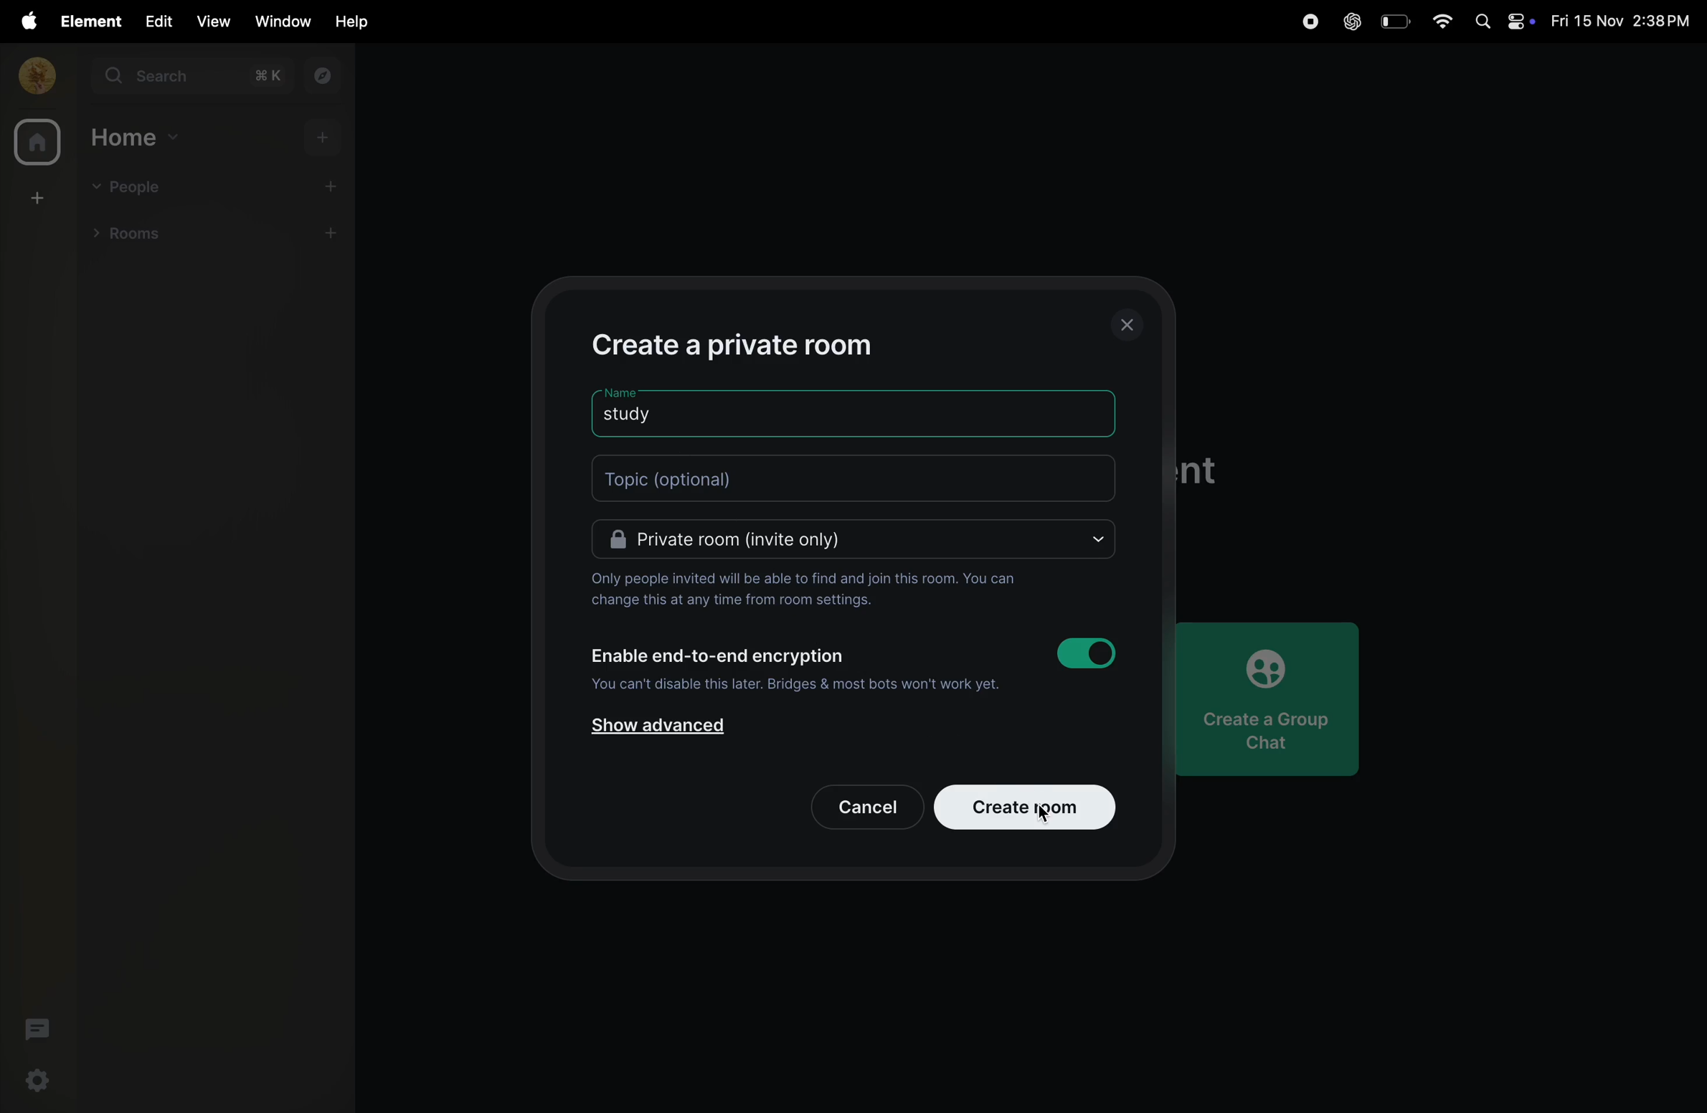 The height and width of the screenshot is (1113, 1707). What do you see at coordinates (336, 233) in the screenshot?
I see `add room` at bounding box center [336, 233].